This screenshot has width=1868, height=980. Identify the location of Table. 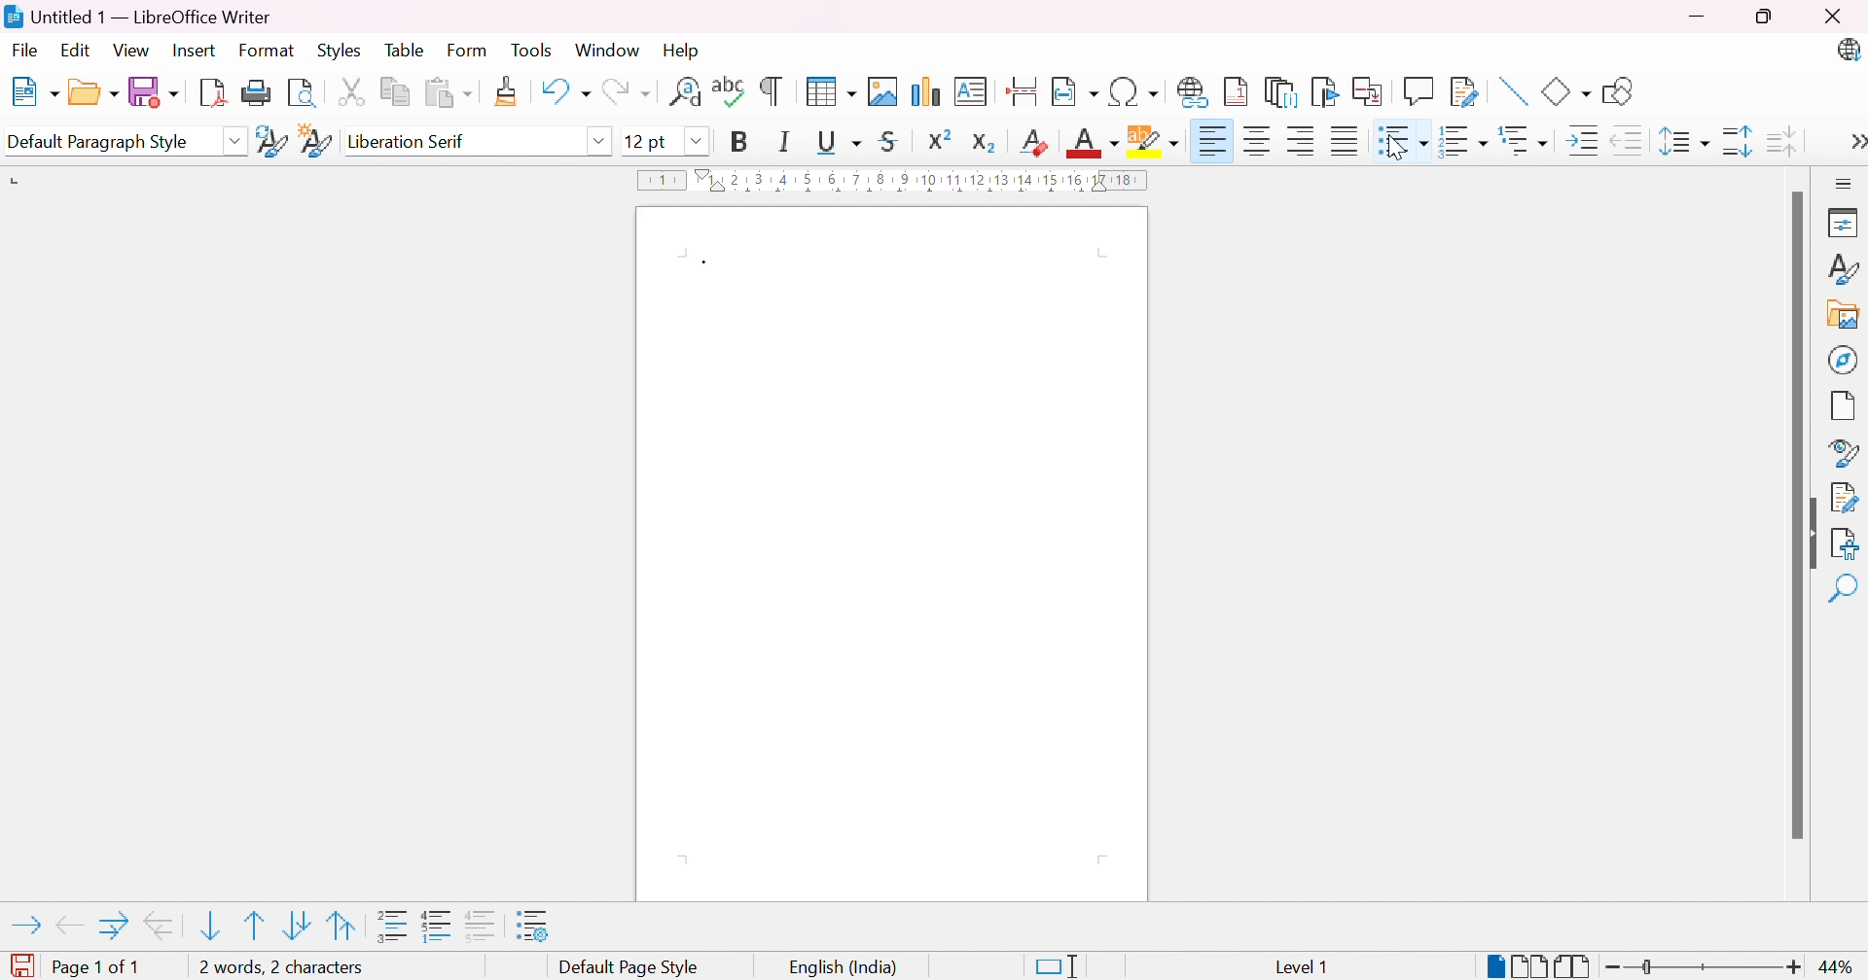
(406, 49).